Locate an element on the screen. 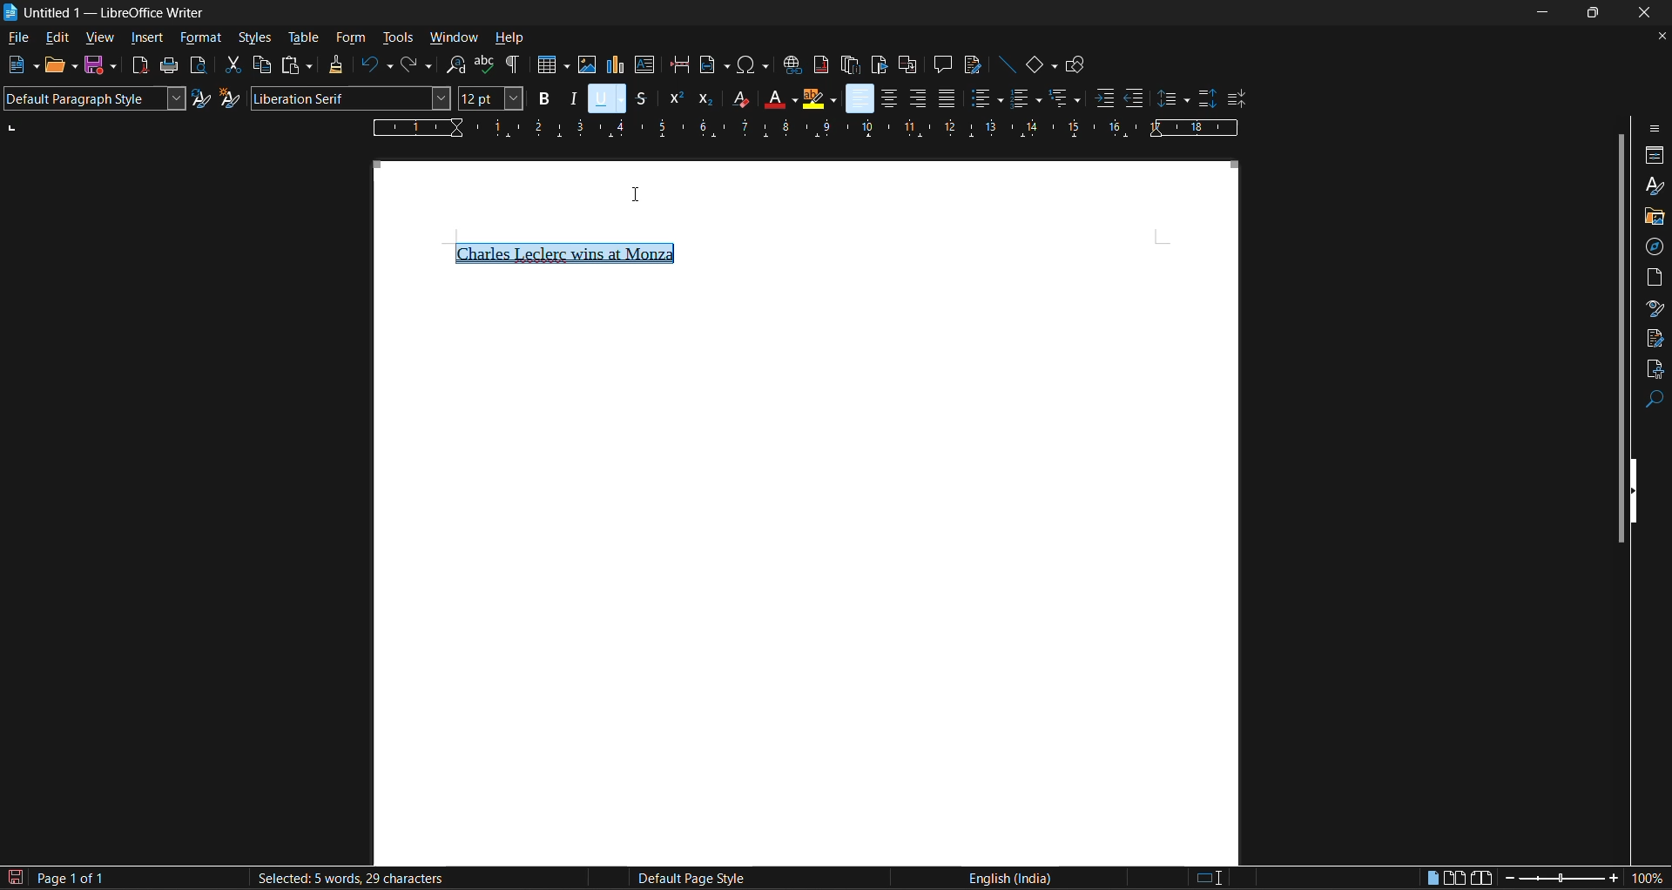 This screenshot has height=890, width=1672. vertical slide bar is located at coordinates (1620, 335).